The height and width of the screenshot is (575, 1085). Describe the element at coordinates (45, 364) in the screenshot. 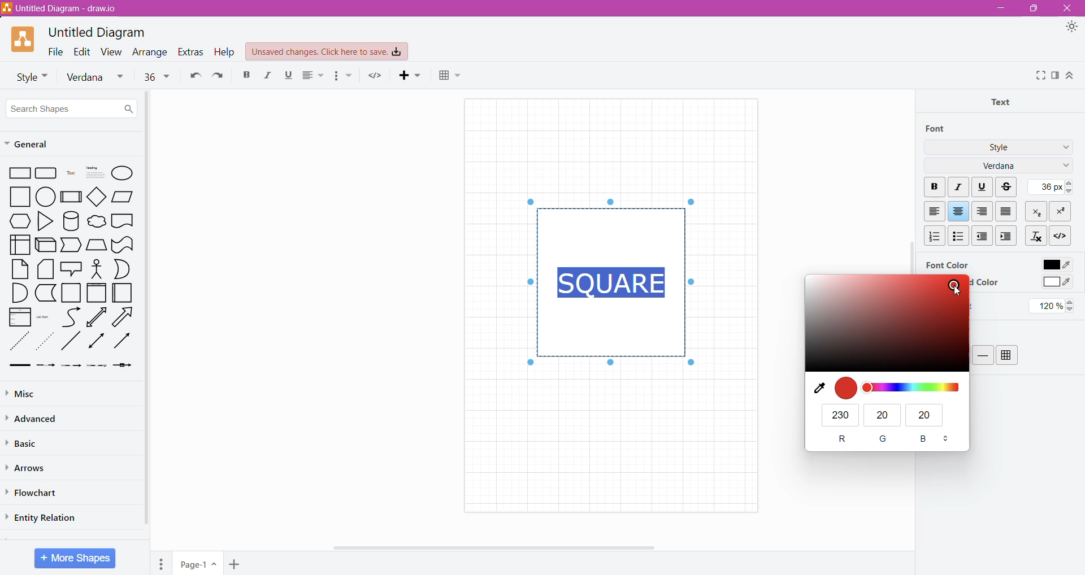

I see `Dashed Arrow ` at that location.